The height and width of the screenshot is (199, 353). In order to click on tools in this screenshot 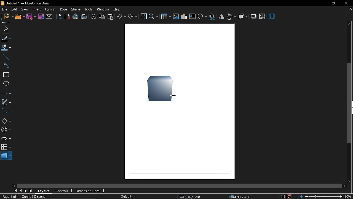, I will do `click(89, 9)`.